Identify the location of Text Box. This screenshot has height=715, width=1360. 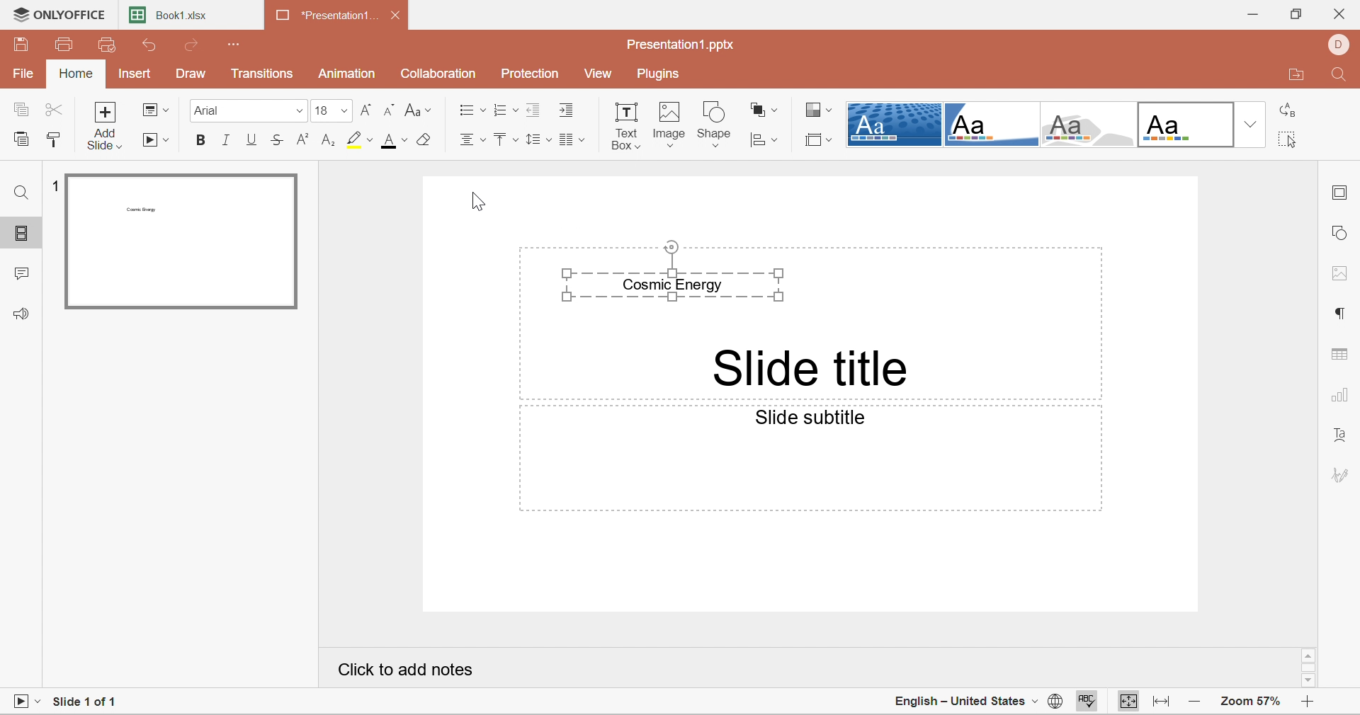
(627, 124).